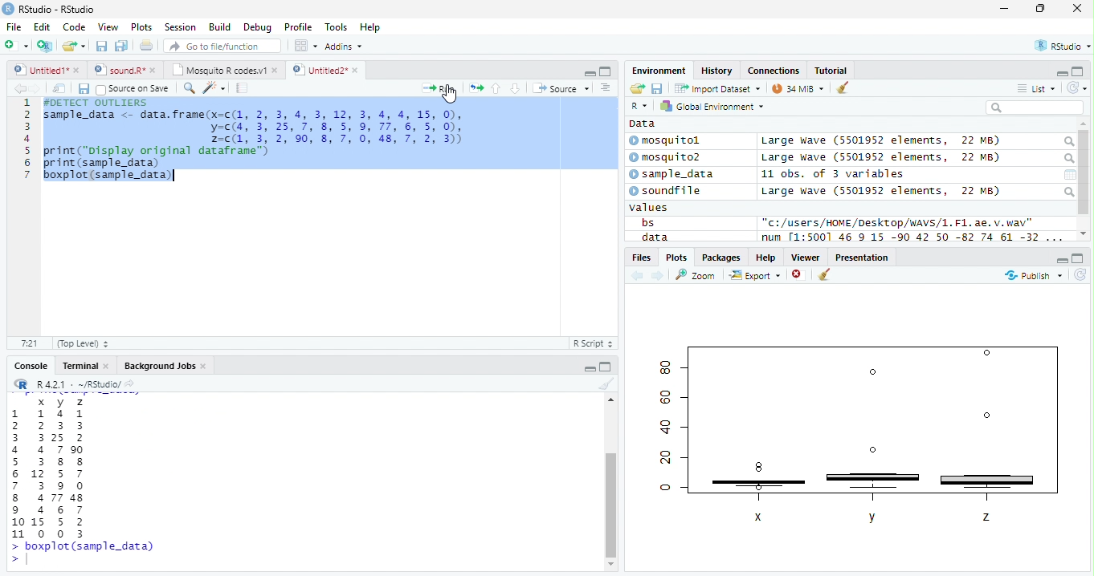 The image size is (1094, 576). What do you see at coordinates (673, 175) in the screenshot?
I see `sample_data` at bounding box center [673, 175].